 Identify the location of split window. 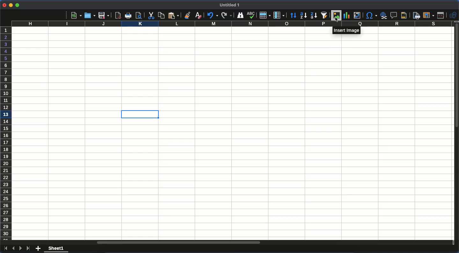
(441, 16).